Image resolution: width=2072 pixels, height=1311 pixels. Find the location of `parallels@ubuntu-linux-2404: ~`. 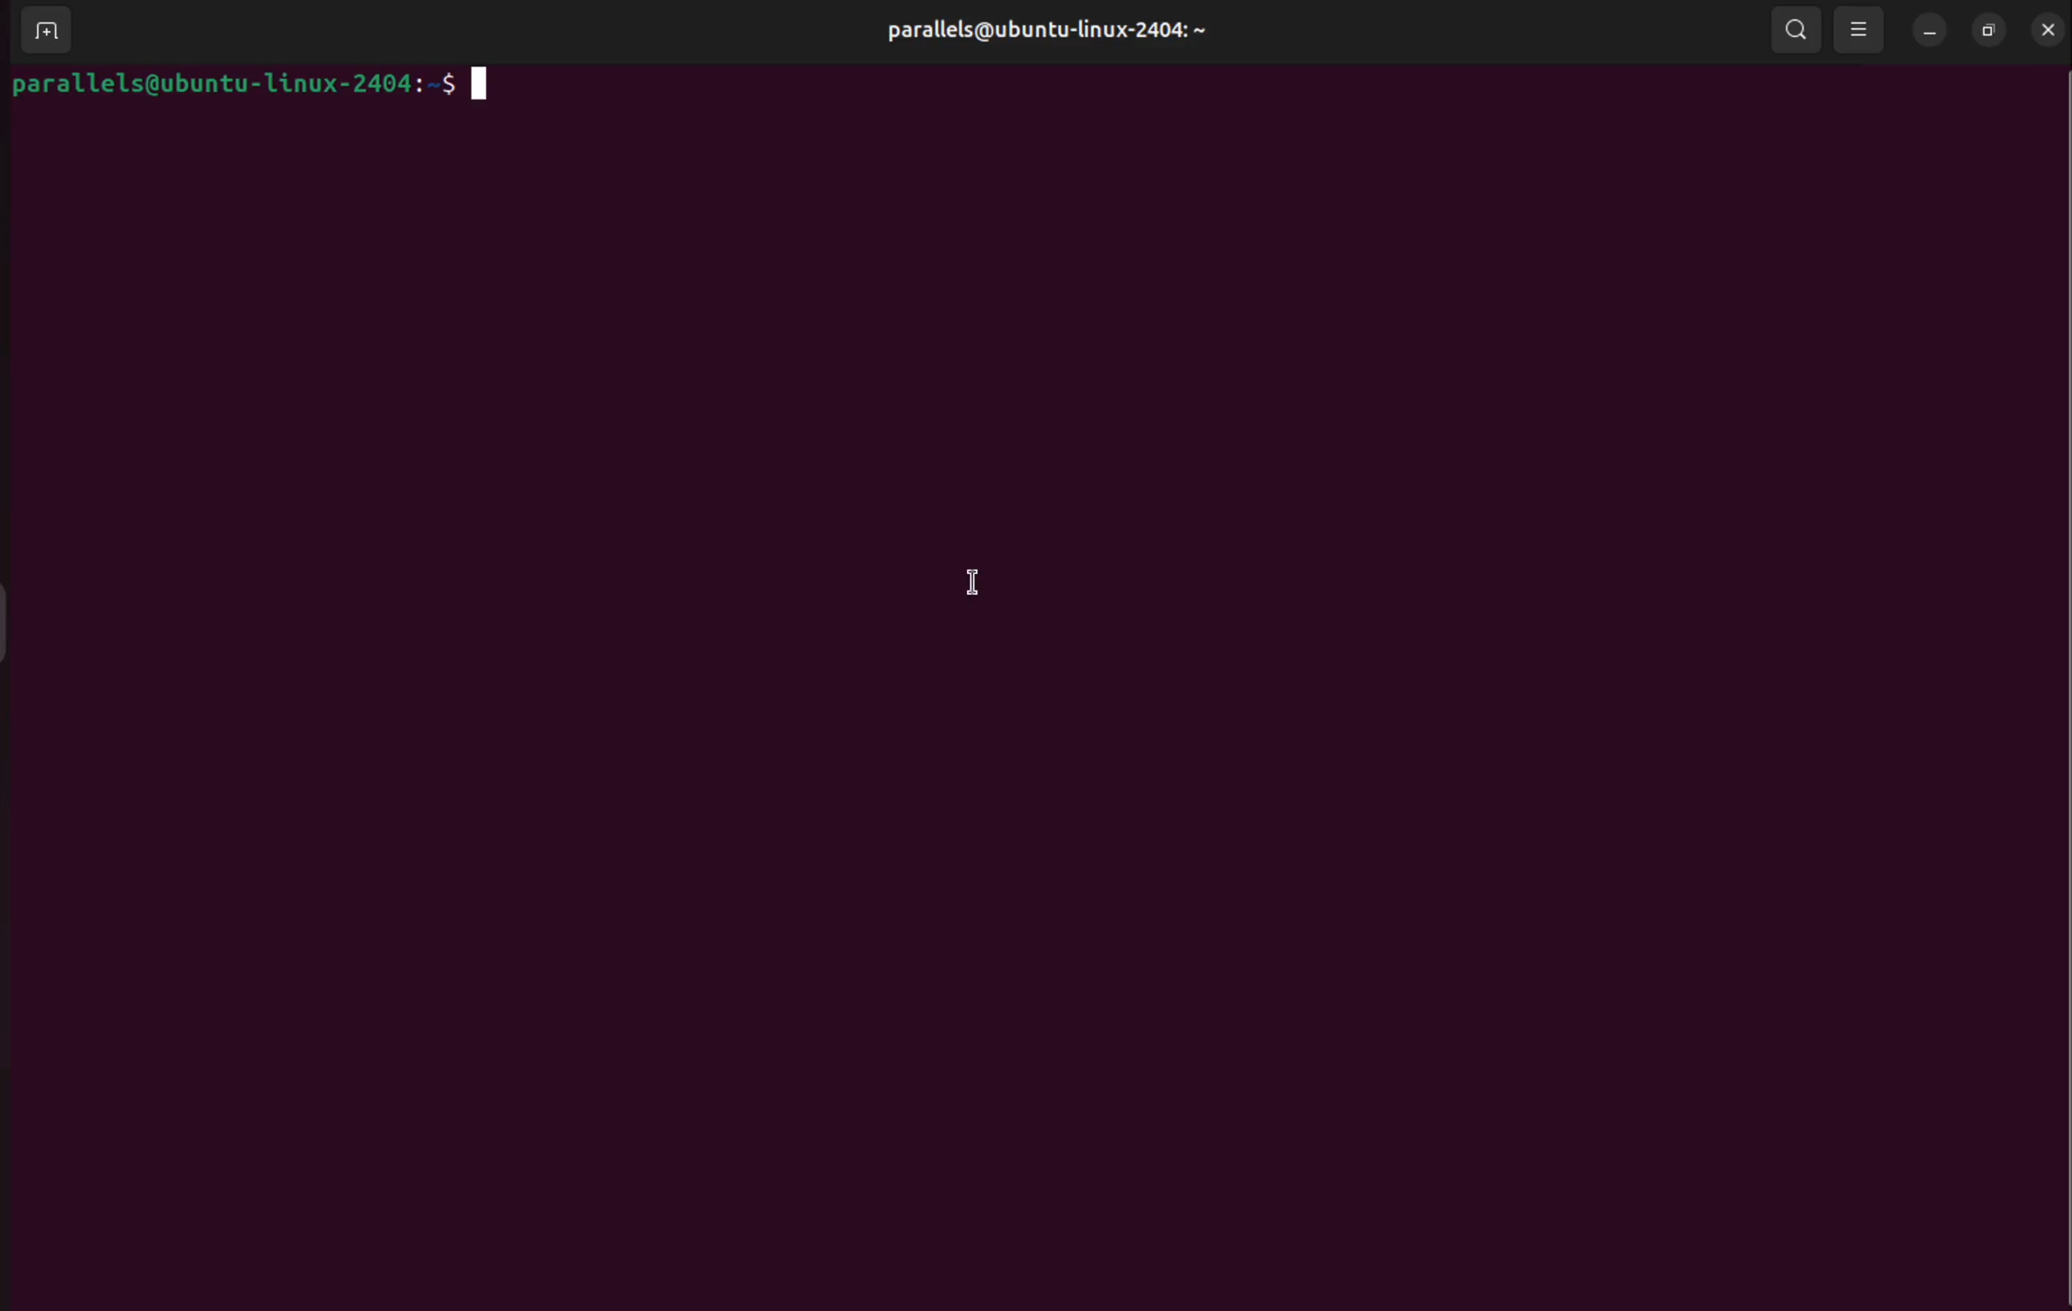

parallels@ubuntu-linux-2404: ~ is located at coordinates (1045, 31).